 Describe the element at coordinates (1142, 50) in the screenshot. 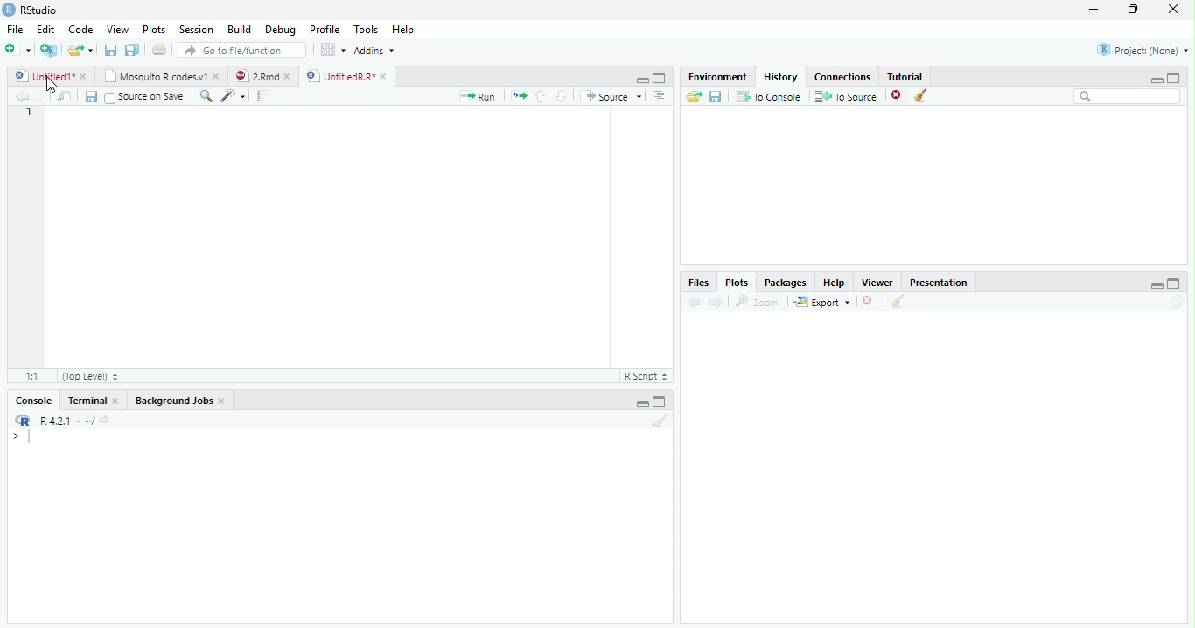

I see `Project (None)` at that location.